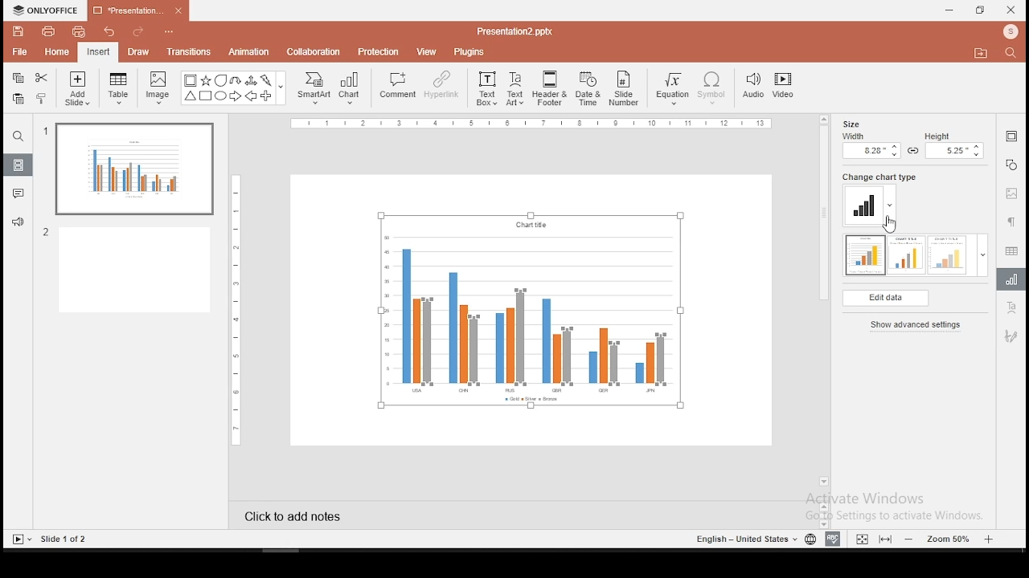 The width and height of the screenshot is (1029, 578). I want to click on art, so click(1011, 337).